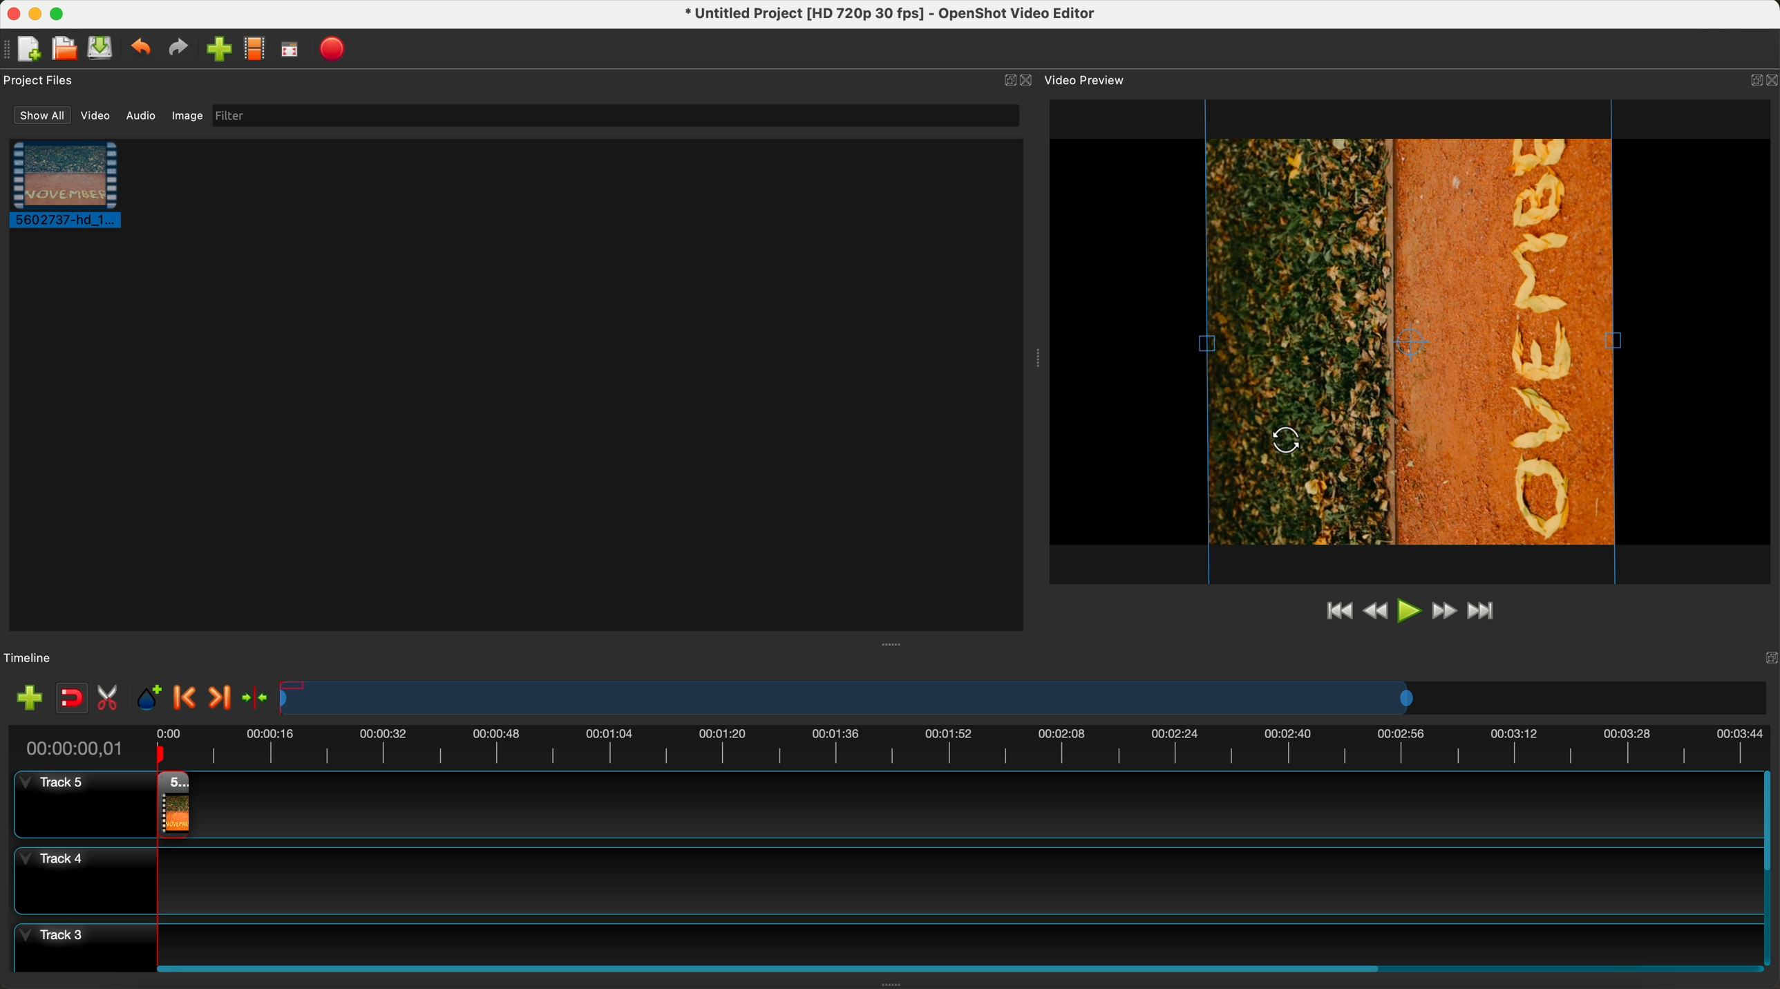  I want to click on save project, so click(102, 47).